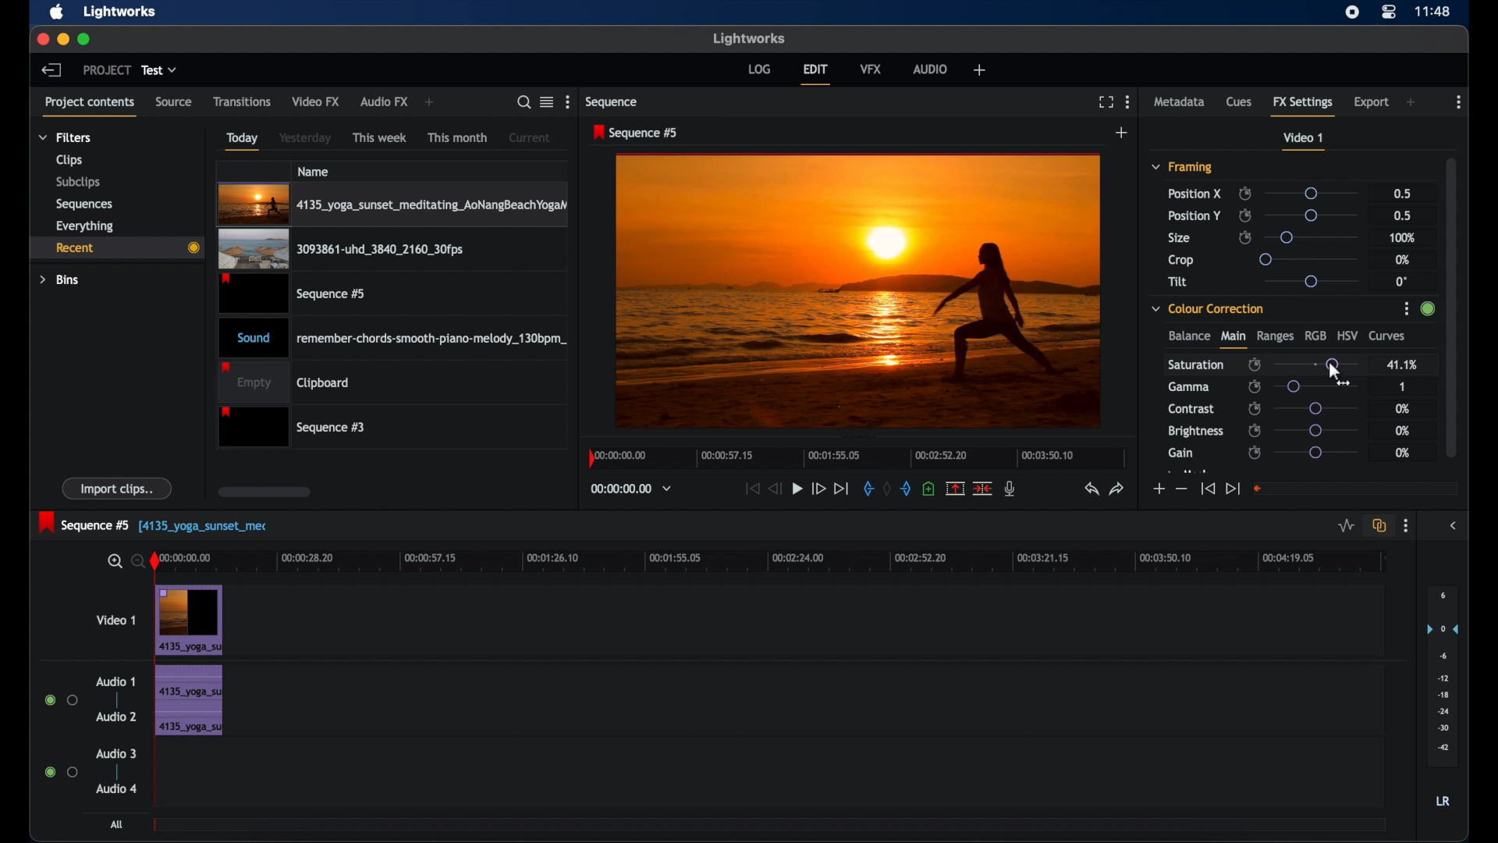  Describe the element at coordinates (1240, 102) in the screenshot. I see `cues` at that location.